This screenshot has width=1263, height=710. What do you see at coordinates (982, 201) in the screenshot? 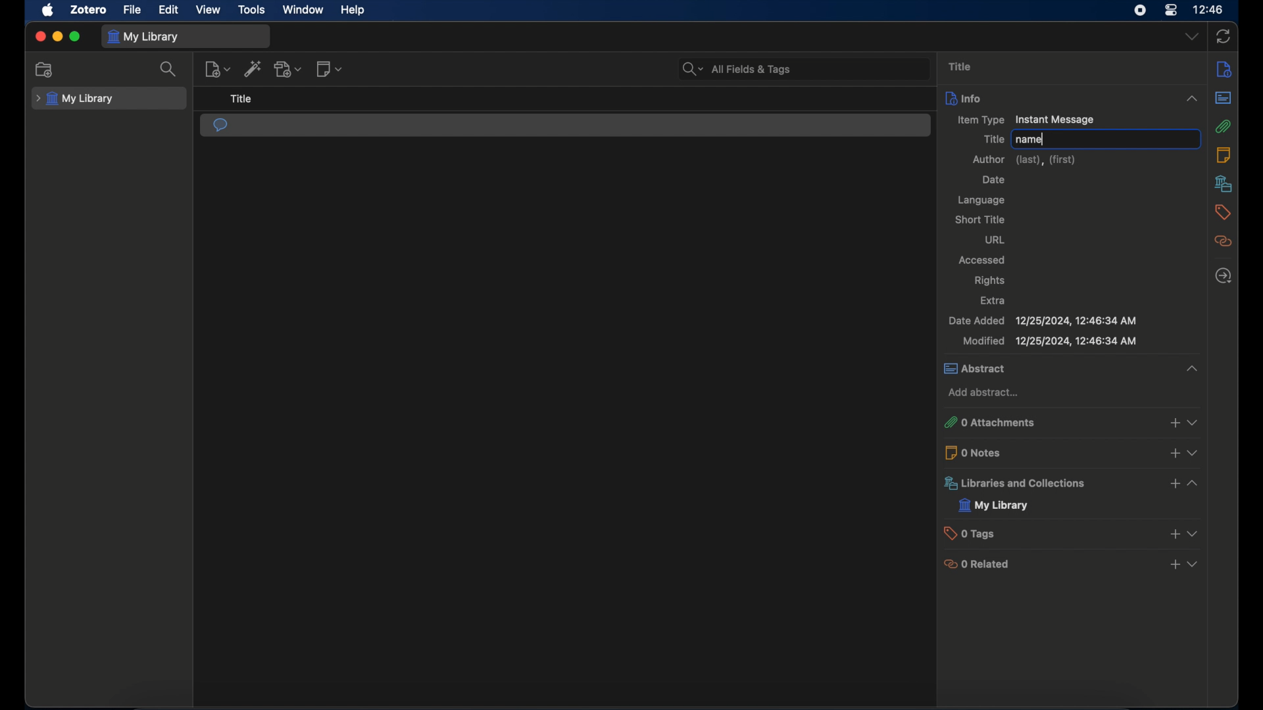
I see `language` at bounding box center [982, 201].